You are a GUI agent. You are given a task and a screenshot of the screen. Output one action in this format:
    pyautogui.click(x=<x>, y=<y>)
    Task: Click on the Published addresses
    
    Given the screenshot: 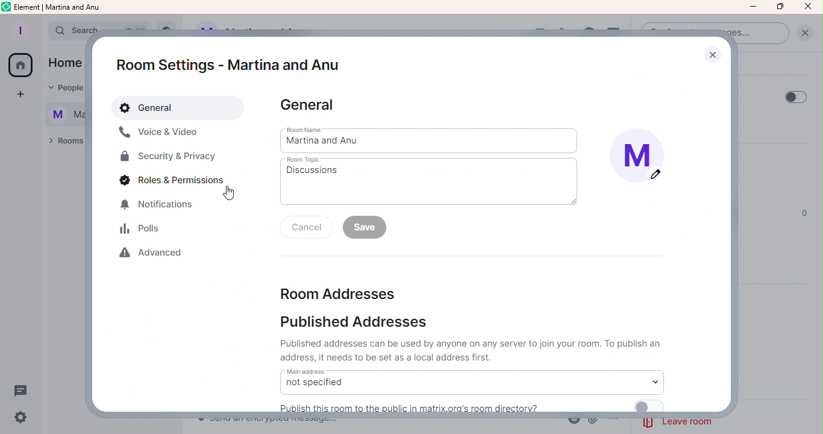 What is the action you would take?
    pyautogui.click(x=470, y=341)
    